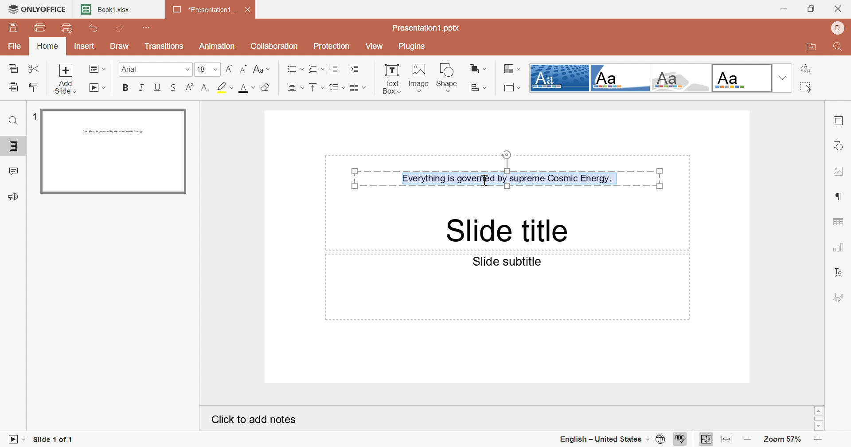  What do you see at coordinates (97, 87) in the screenshot?
I see `Start slideshow` at bounding box center [97, 87].